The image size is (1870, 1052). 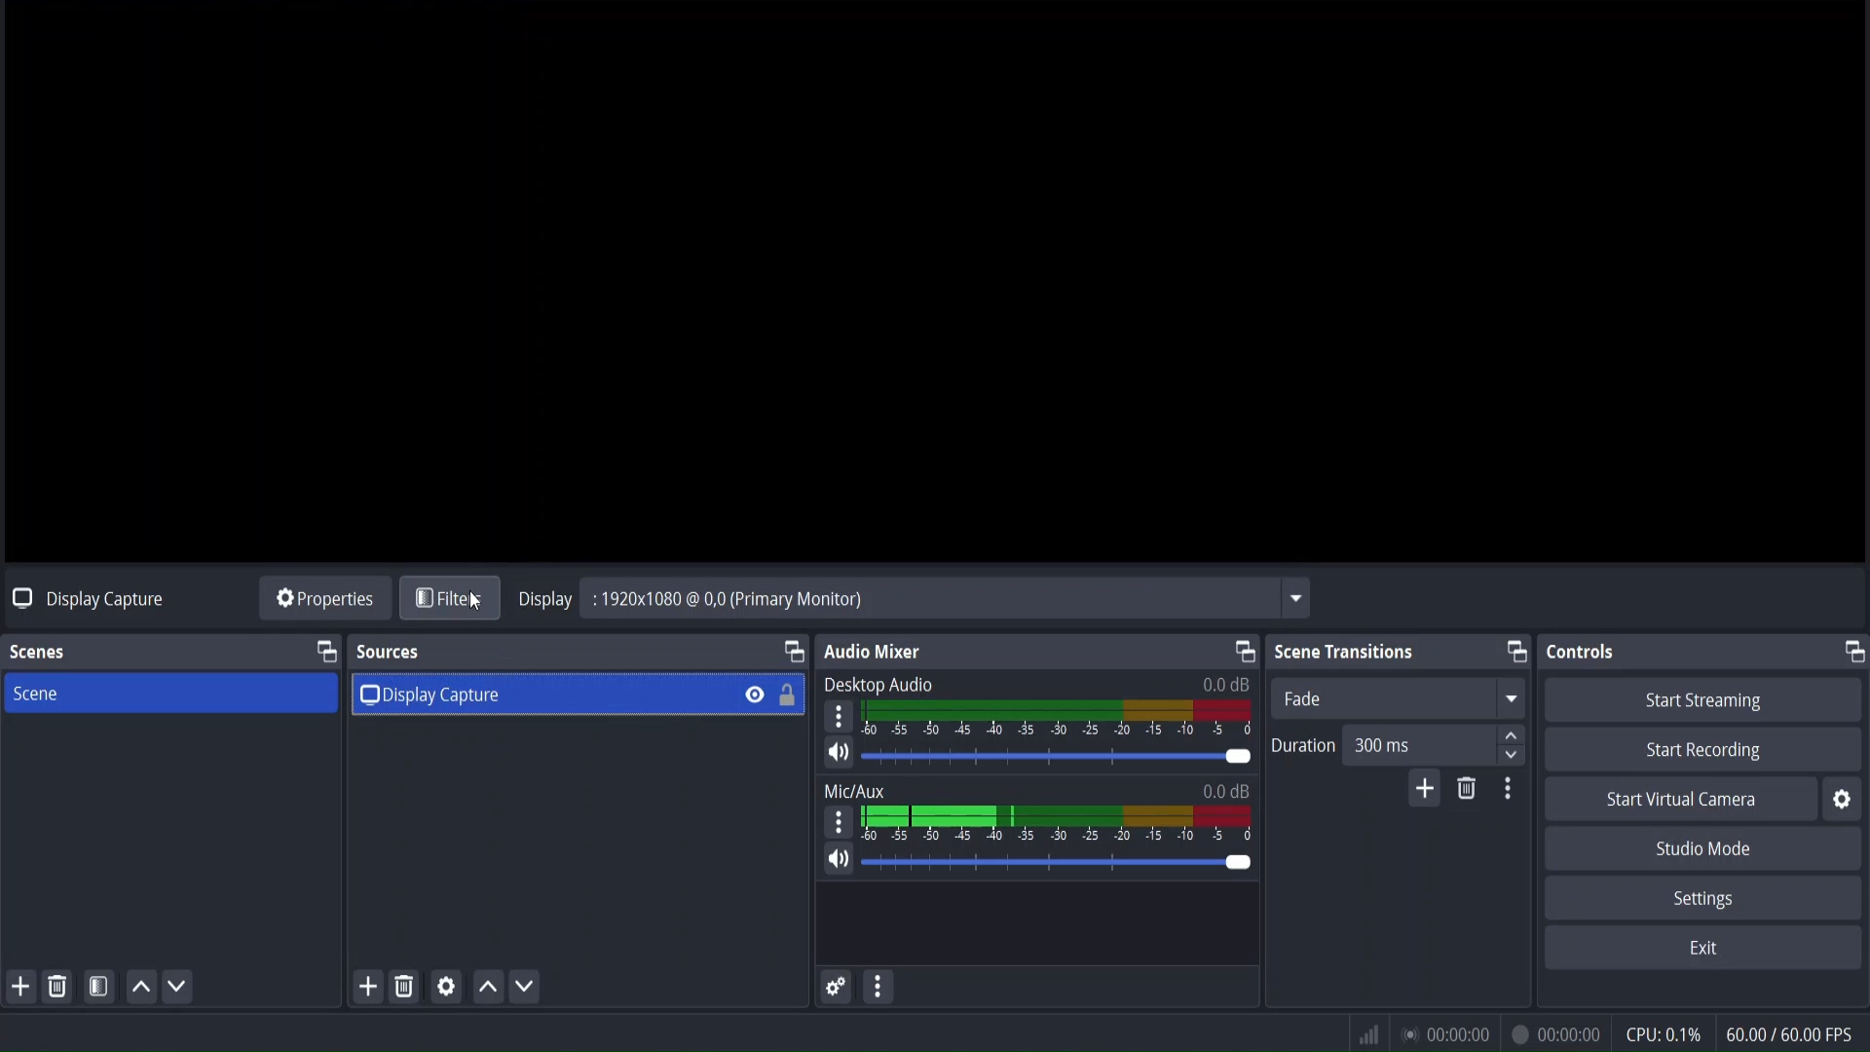 I want to click on mic/aux volume, so click(x=1059, y=823).